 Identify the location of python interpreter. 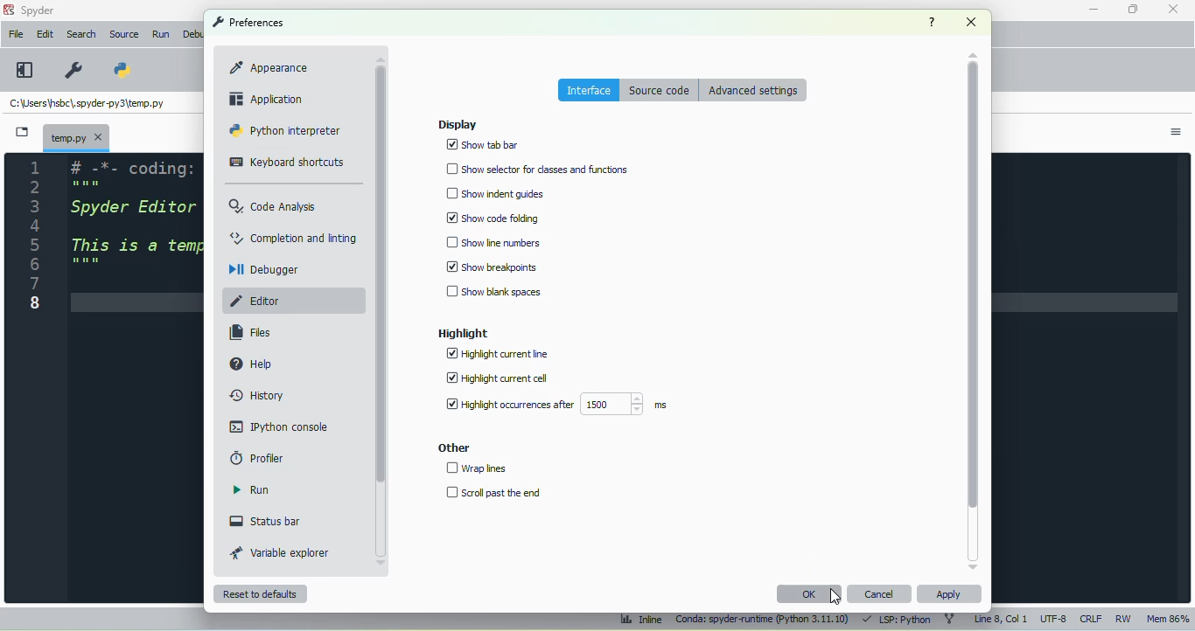
(284, 130).